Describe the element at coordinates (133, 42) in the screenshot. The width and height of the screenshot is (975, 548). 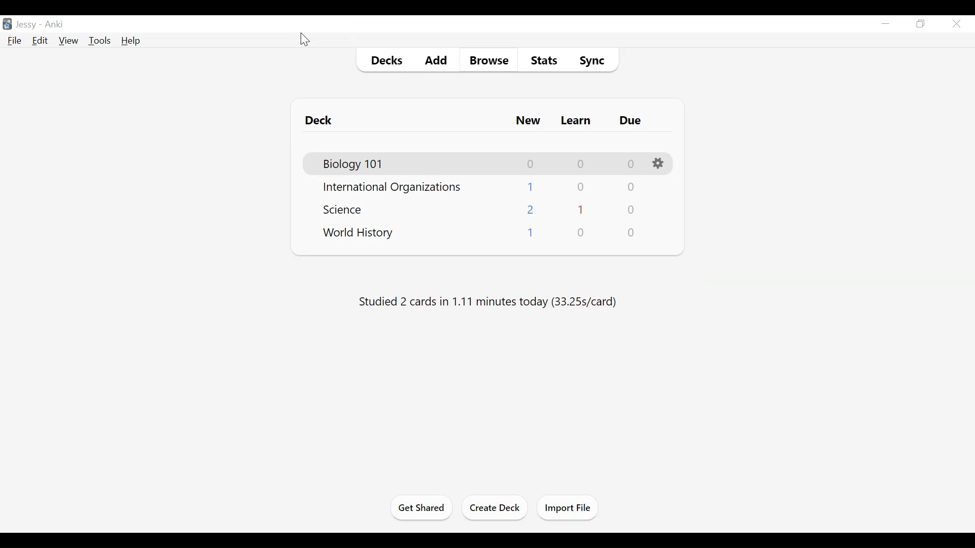
I see `Help` at that location.